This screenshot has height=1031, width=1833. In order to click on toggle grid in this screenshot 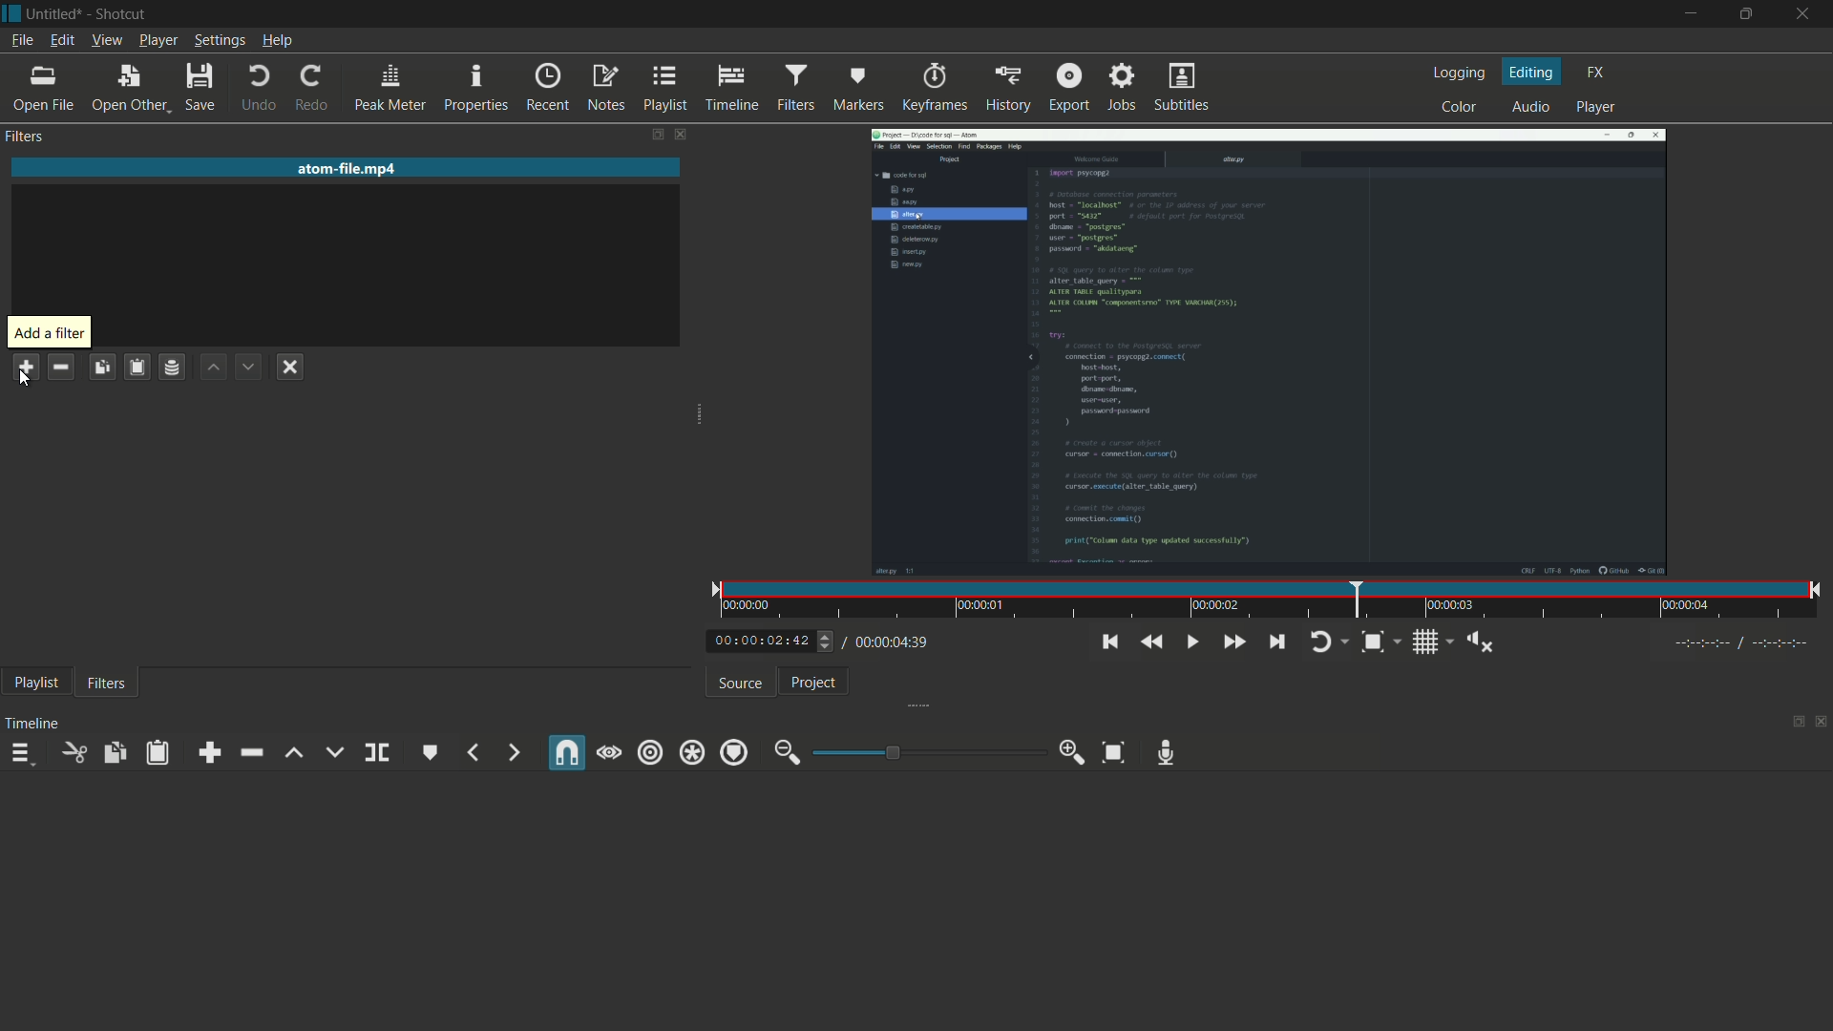, I will do `click(1437, 642)`.